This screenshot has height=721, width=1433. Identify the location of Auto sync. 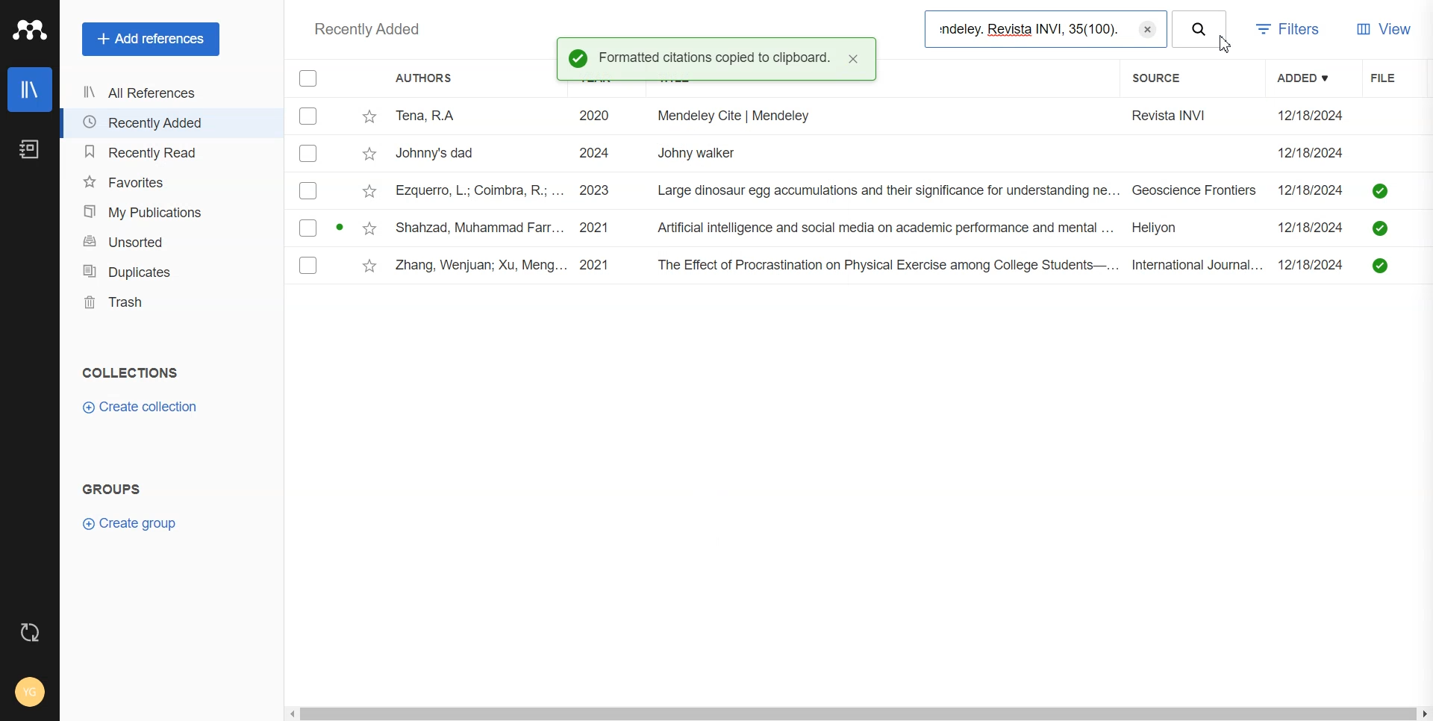
(31, 631).